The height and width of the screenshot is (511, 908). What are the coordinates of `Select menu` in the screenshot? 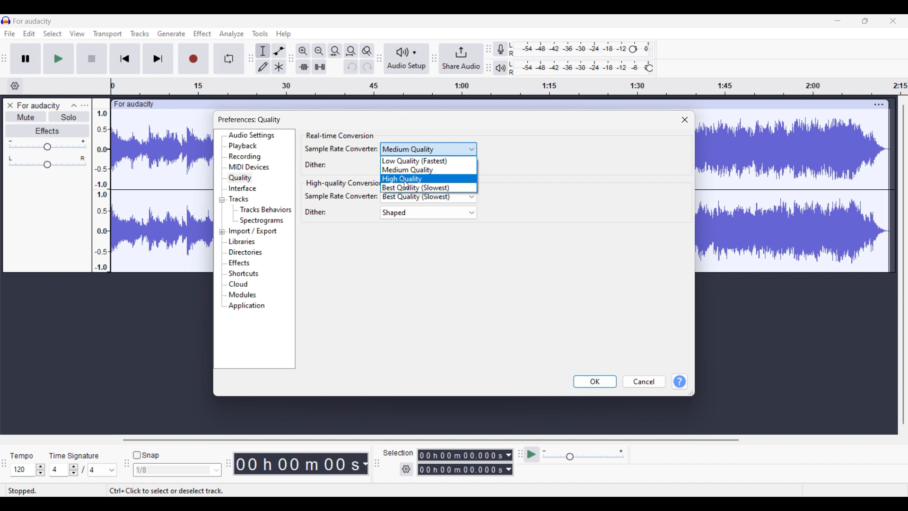 It's located at (52, 33).